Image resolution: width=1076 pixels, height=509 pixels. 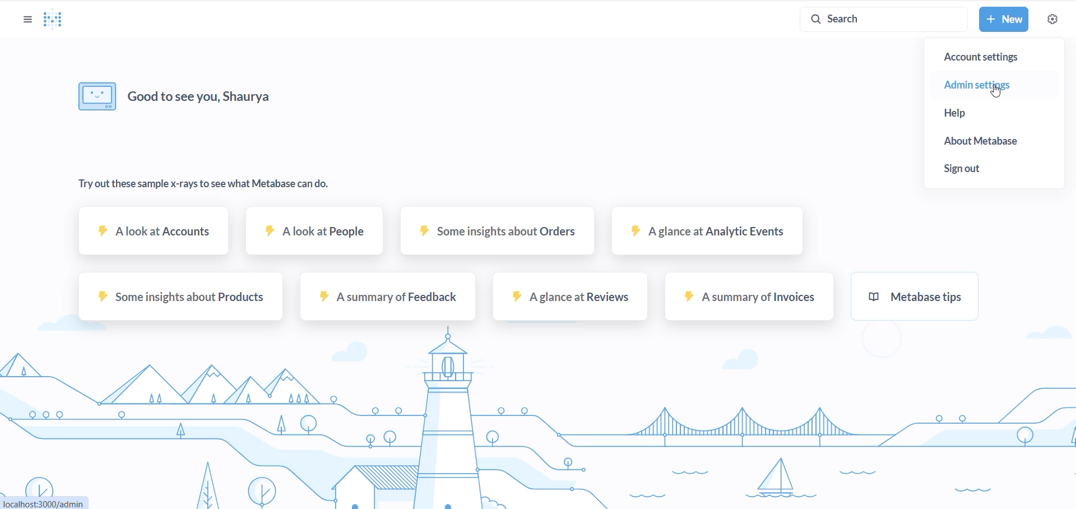 I want to click on sign out, so click(x=974, y=169).